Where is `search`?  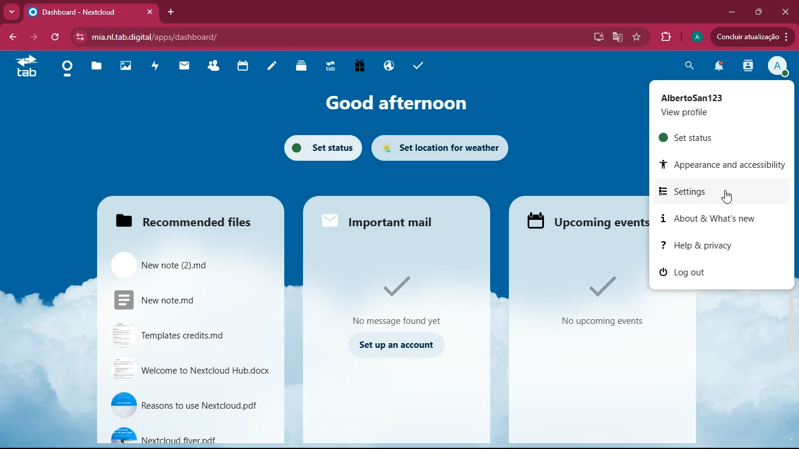 search is located at coordinates (688, 67).